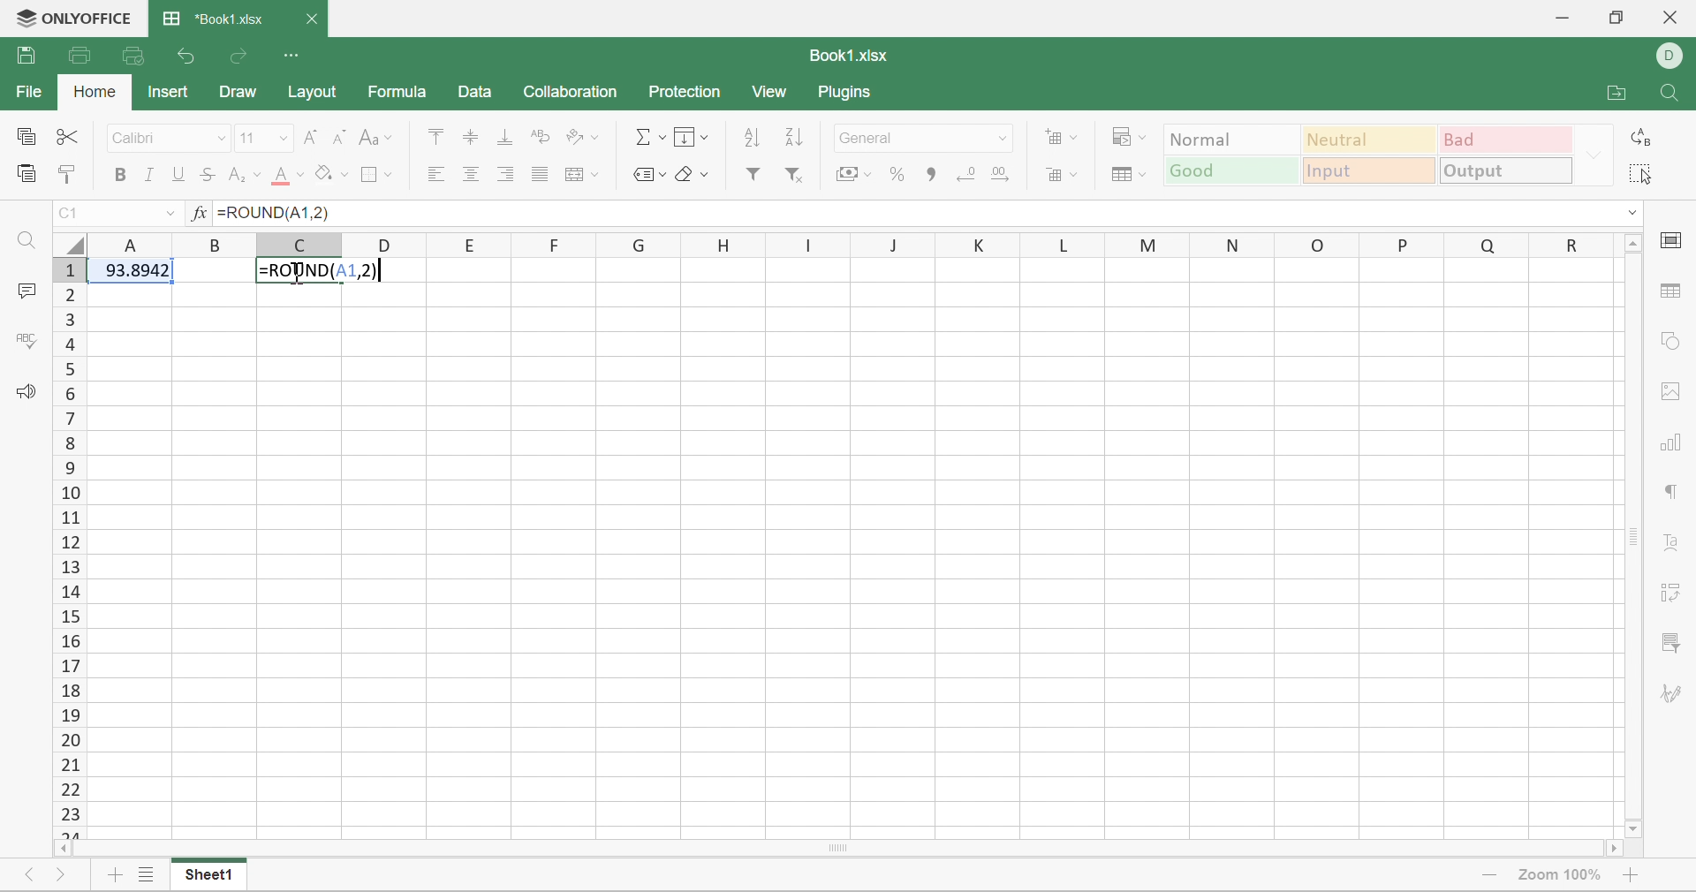 The image size is (1696, 892). I want to click on Scroll Right, so click(1609, 850).